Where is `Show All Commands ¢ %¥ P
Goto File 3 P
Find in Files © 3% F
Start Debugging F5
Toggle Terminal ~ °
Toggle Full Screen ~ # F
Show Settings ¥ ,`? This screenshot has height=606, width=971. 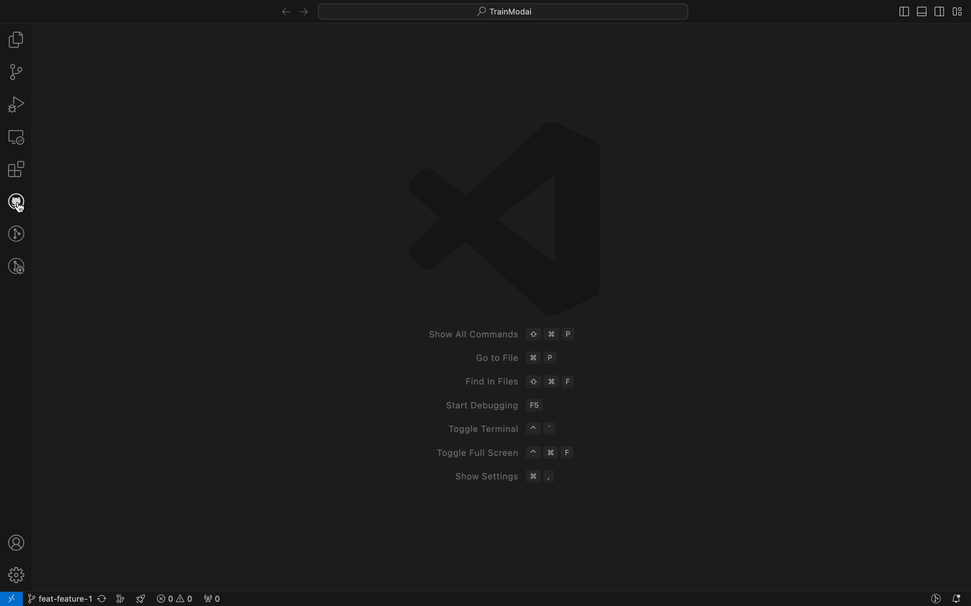 Show All Commands ¢ %¥ P
Goto File 3 P
Find in Files © 3% F
Start Debugging F5
Toggle Terminal ~ °
Toggle Full Screen ~ # F
Show Settings ¥ , is located at coordinates (500, 296).